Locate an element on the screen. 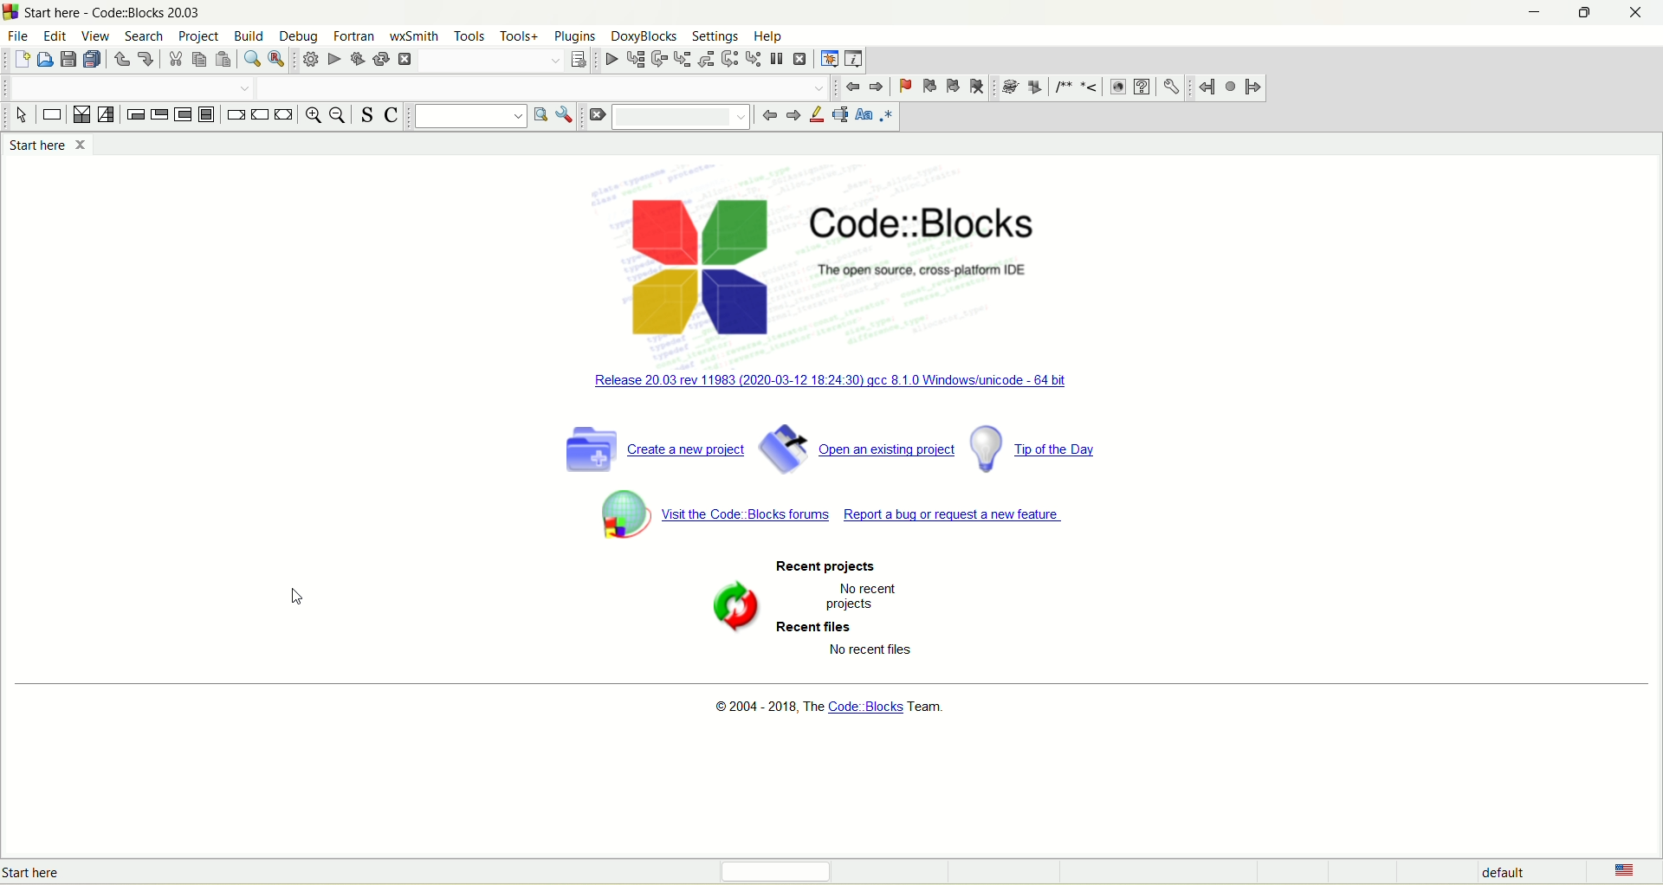 This screenshot has height=885, width=1663. rebuild is located at coordinates (379, 60).